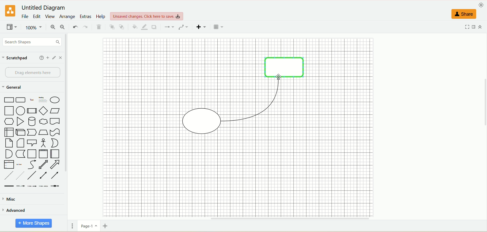 This screenshot has width=487, height=232. What do you see at coordinates (253, 100) in the screenshot?
I see `connector` at bounding box center [253, 100].